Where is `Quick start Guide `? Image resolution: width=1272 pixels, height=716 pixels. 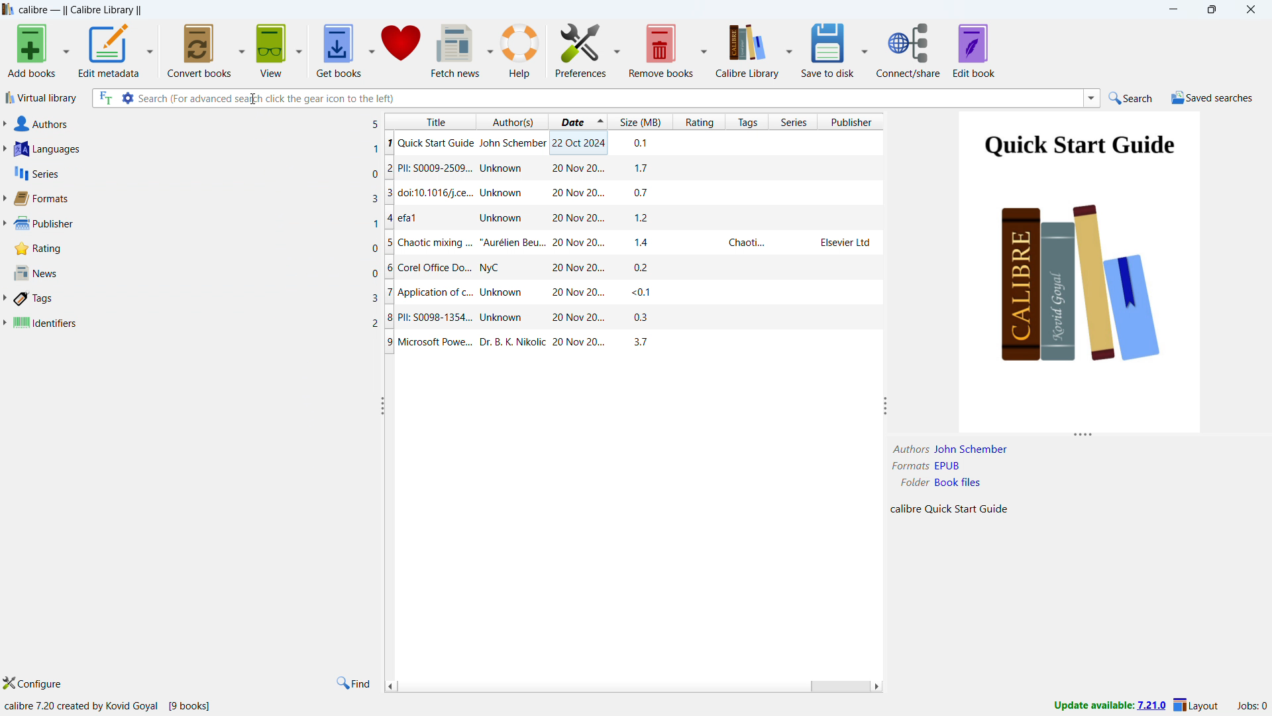
Quick start Guide  is located at coordinates (635, 143).